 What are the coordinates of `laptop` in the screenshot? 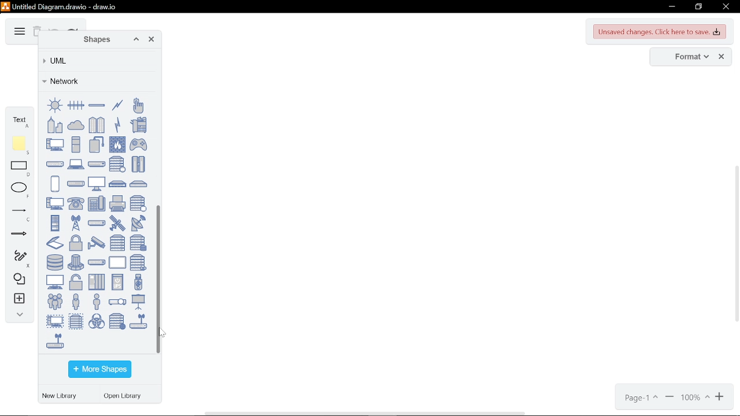 It's located at (76, 164).